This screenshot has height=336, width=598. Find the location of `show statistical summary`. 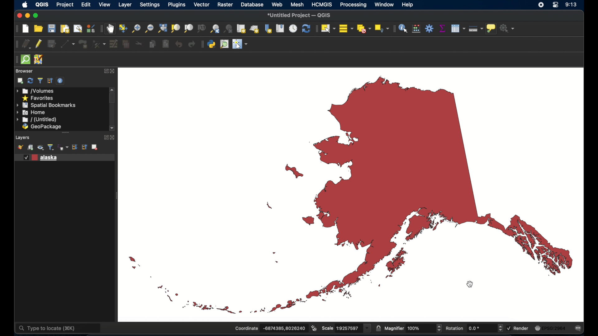

show statistical summary is located at coordinates (442, 27).